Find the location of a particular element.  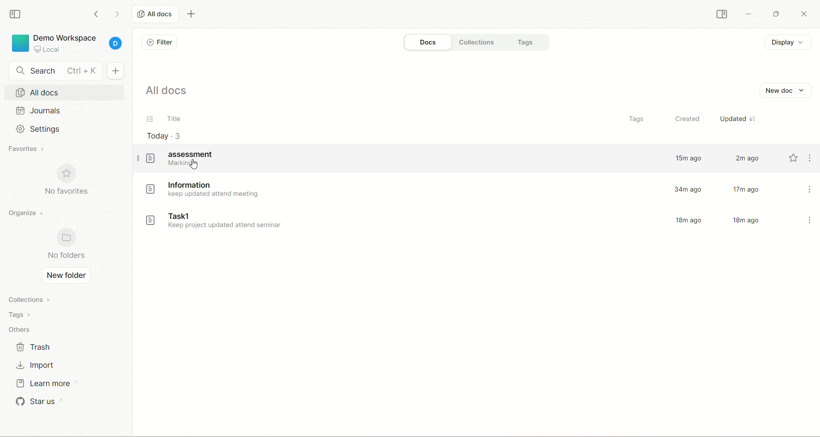

18m ago is located at coordinates (689, 221).